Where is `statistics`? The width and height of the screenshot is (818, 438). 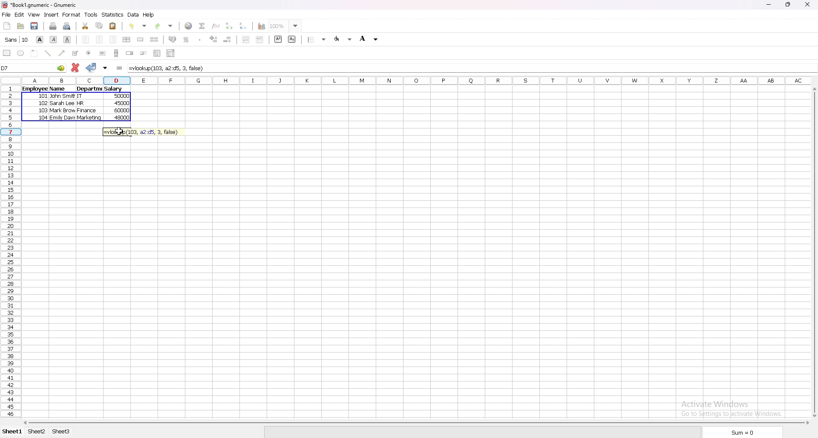 statistics is located at coordinates (112, 15).